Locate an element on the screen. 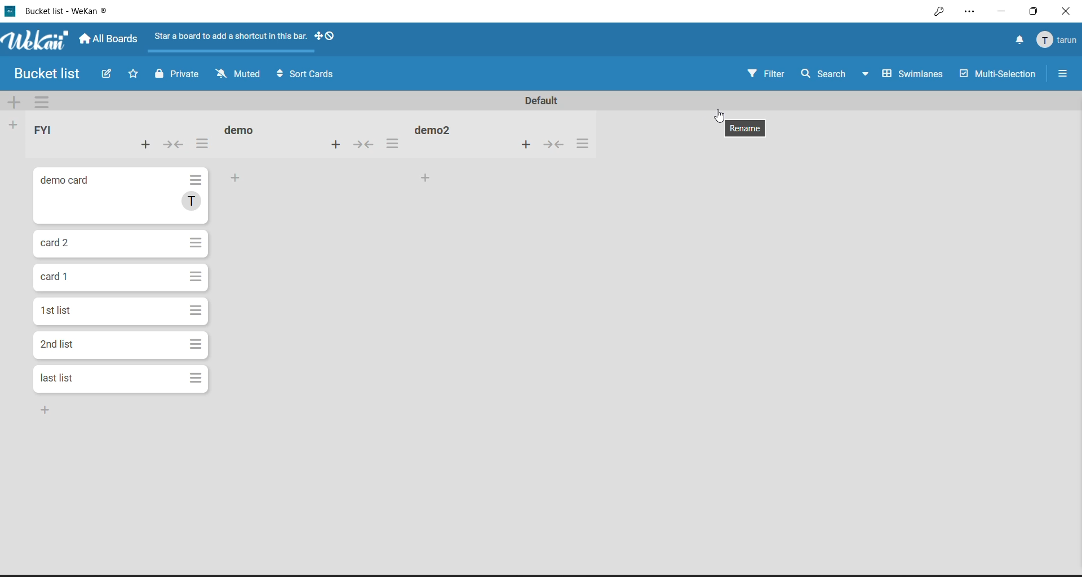  card actions is located at coordinates (196, 243).